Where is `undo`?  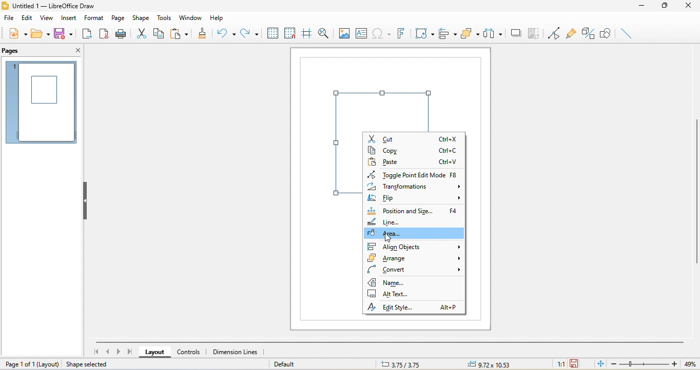 undo is located at coordinates (227, 33).